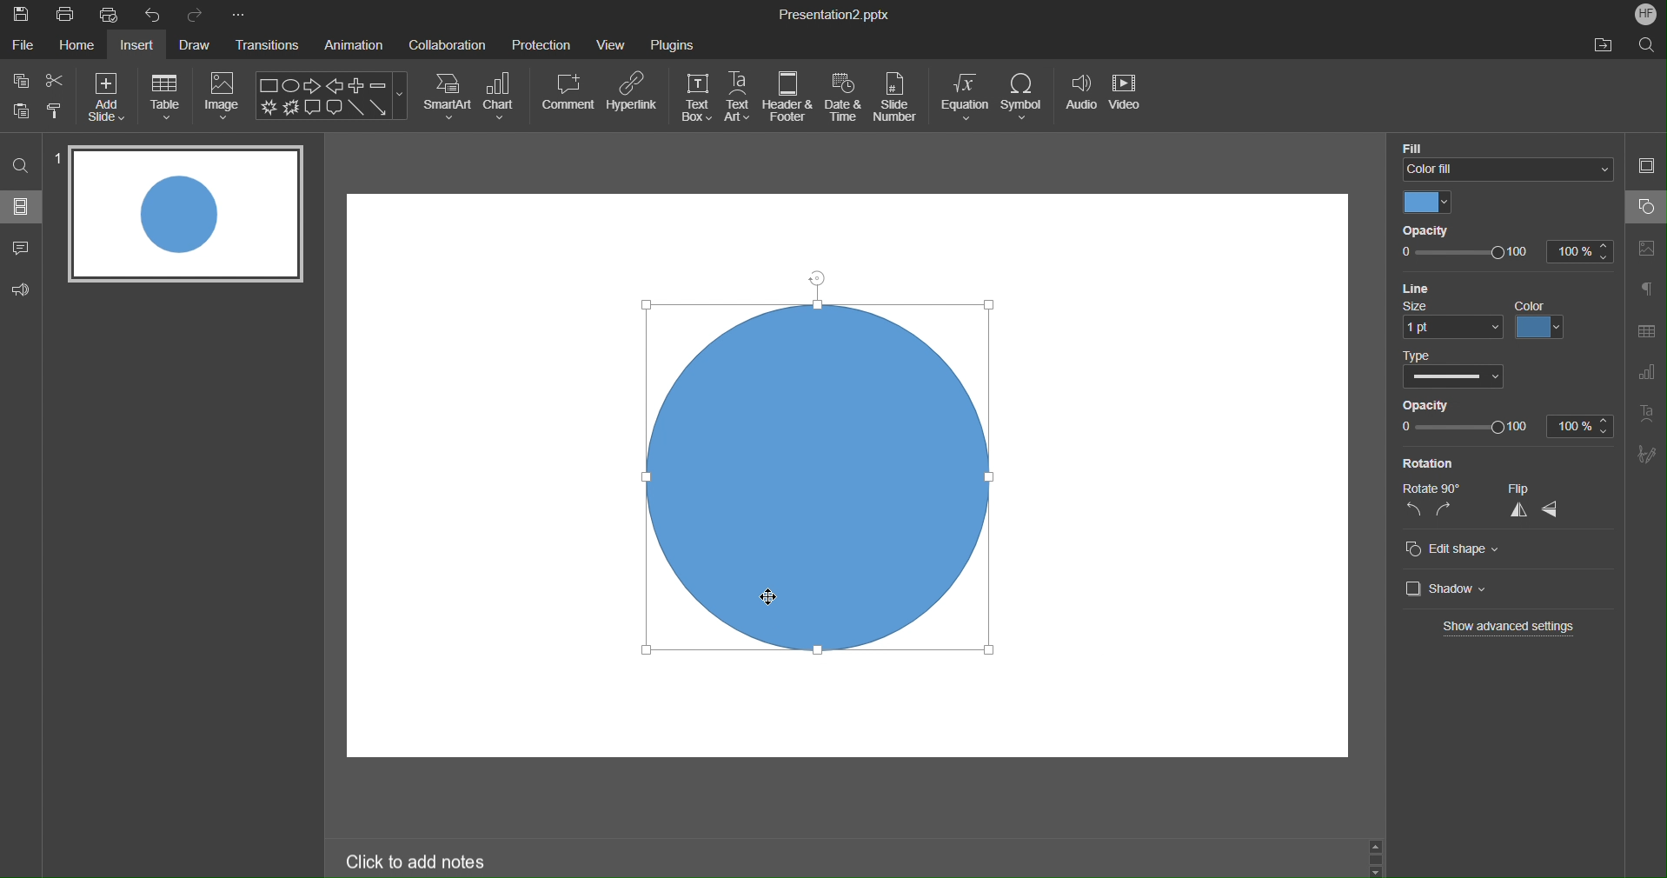 The image size is (1667, 878). What do you see at coordinates (1577, 252) in the screenshot?
I see `100%` at bounding box center [1577, 252].